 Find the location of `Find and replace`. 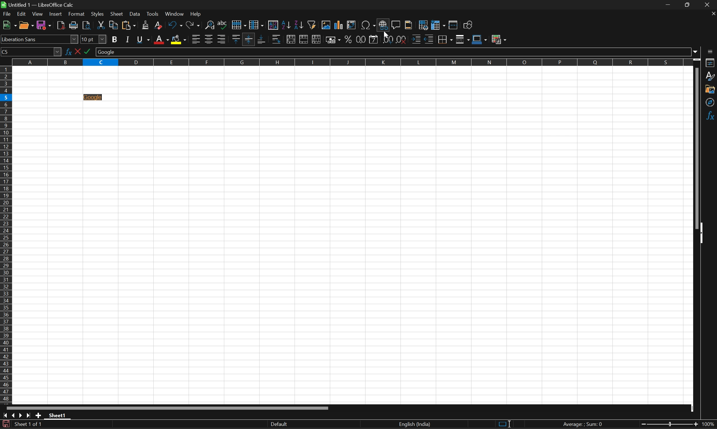

Find and replace is located at coordinates (210, 24).